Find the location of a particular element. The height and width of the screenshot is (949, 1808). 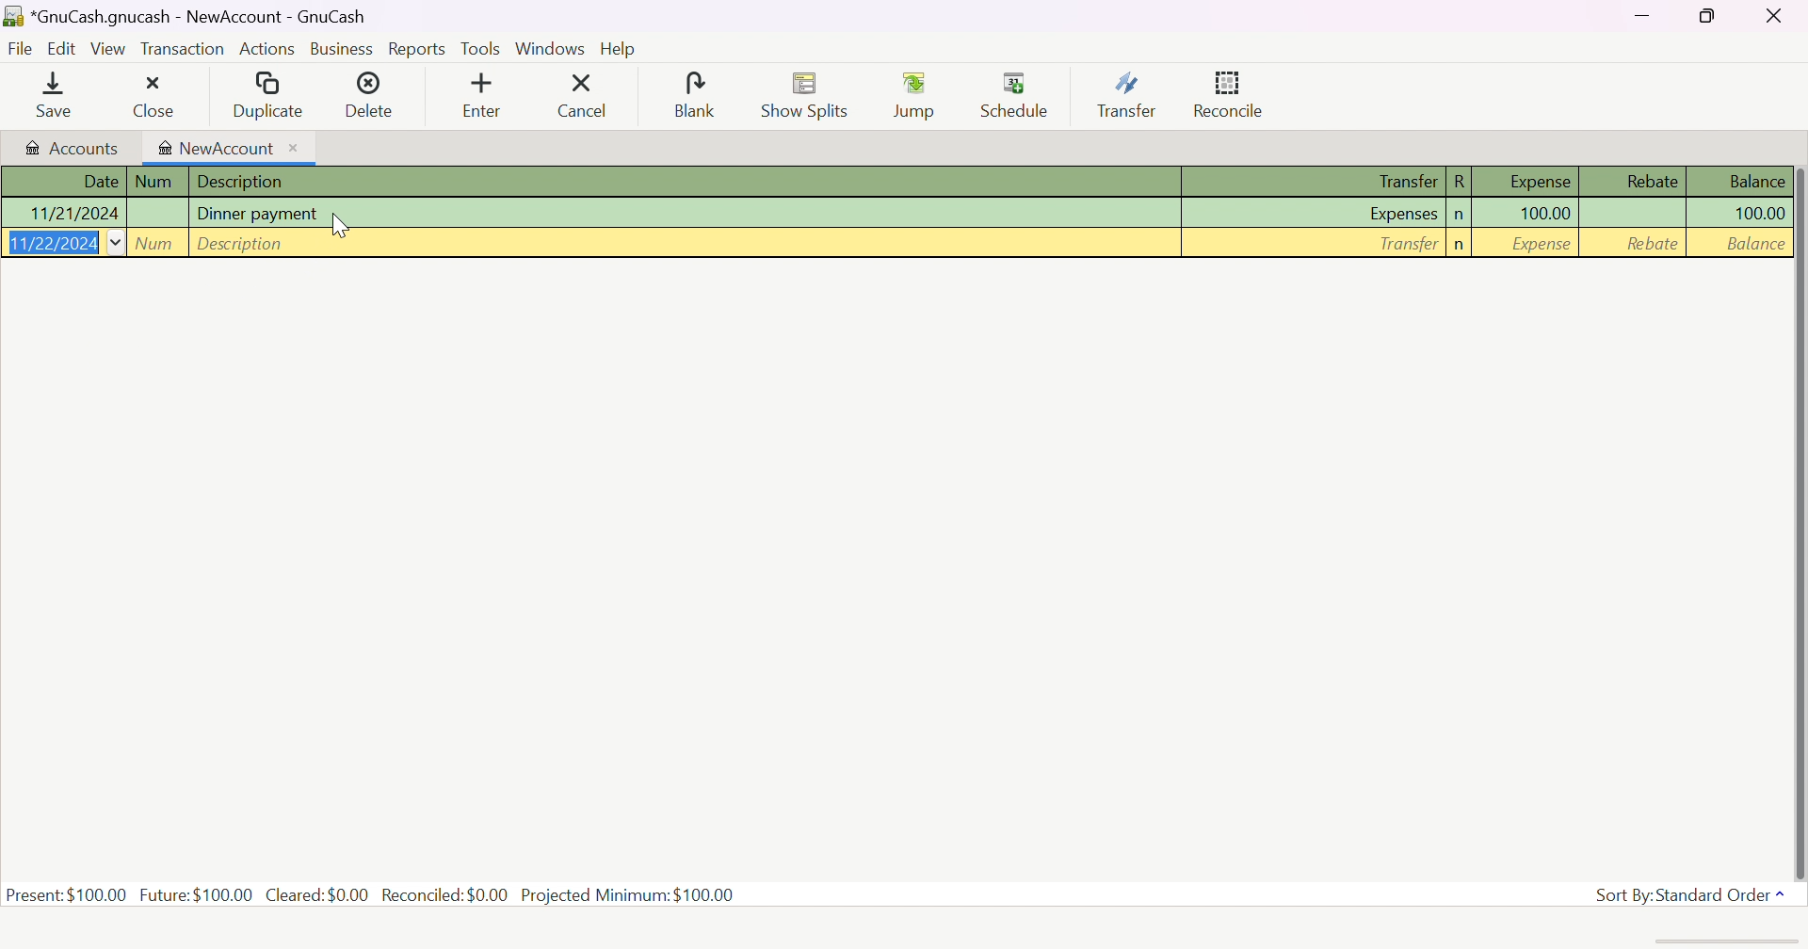

Rebate is located at coordinates (1651, 181).